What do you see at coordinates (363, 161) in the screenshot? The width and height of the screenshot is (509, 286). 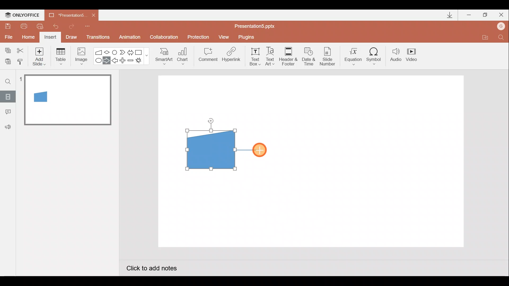 I see `Presentation slide` at bounding box center [363, 161].